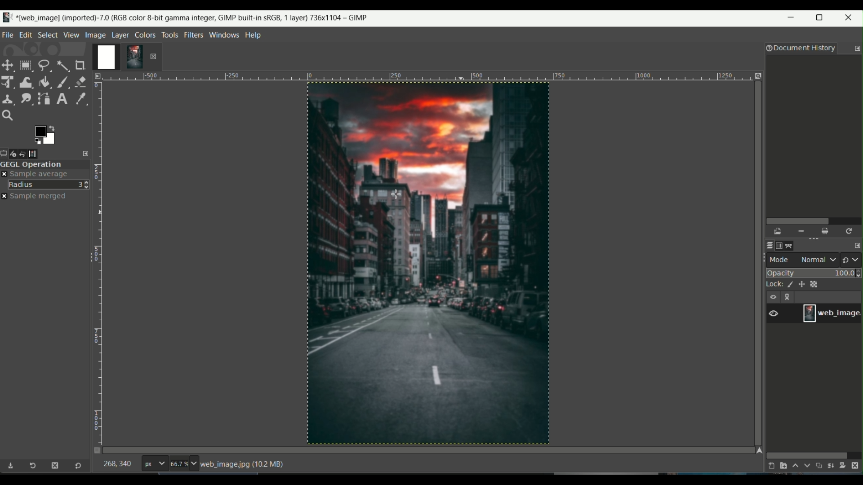 The height and width of the screenshot is (485, 863). I want to click on color picker tool, so click(79, 98).